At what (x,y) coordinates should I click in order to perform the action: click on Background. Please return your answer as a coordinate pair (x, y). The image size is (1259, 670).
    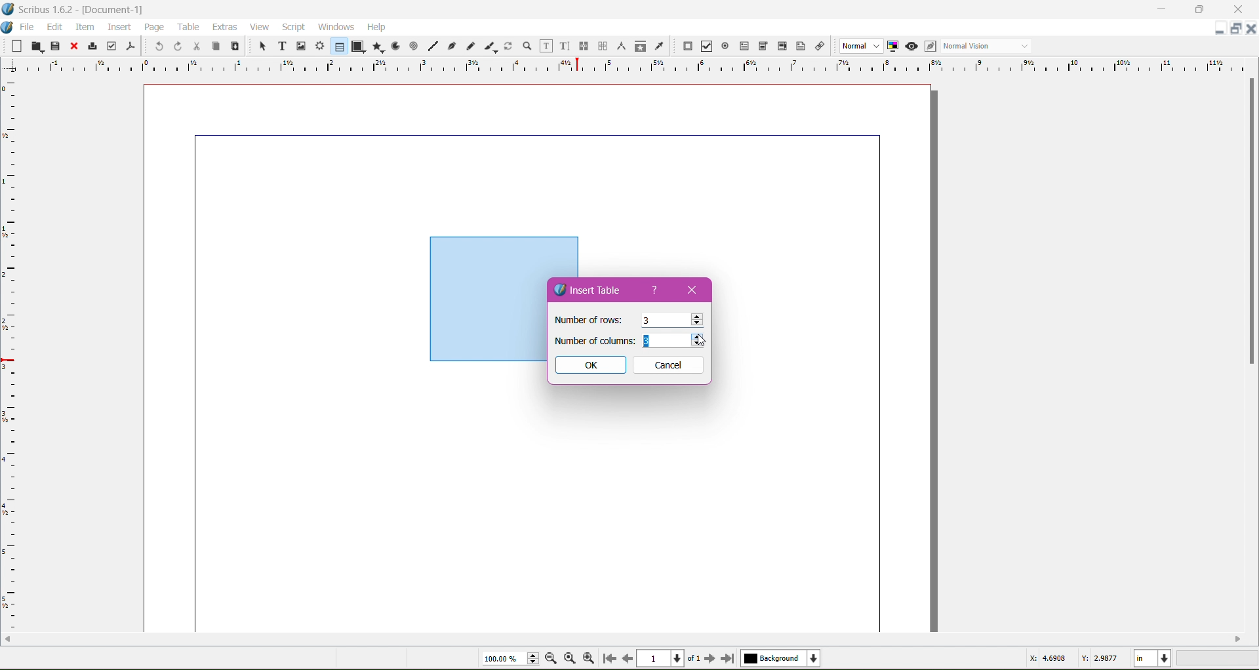
    Looking at the image, I should click on (784, 658).